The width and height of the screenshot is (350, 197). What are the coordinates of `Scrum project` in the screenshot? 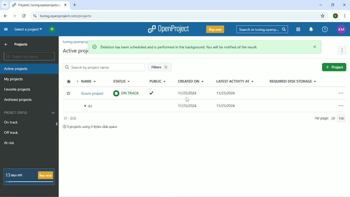 It's located at (91, 106).